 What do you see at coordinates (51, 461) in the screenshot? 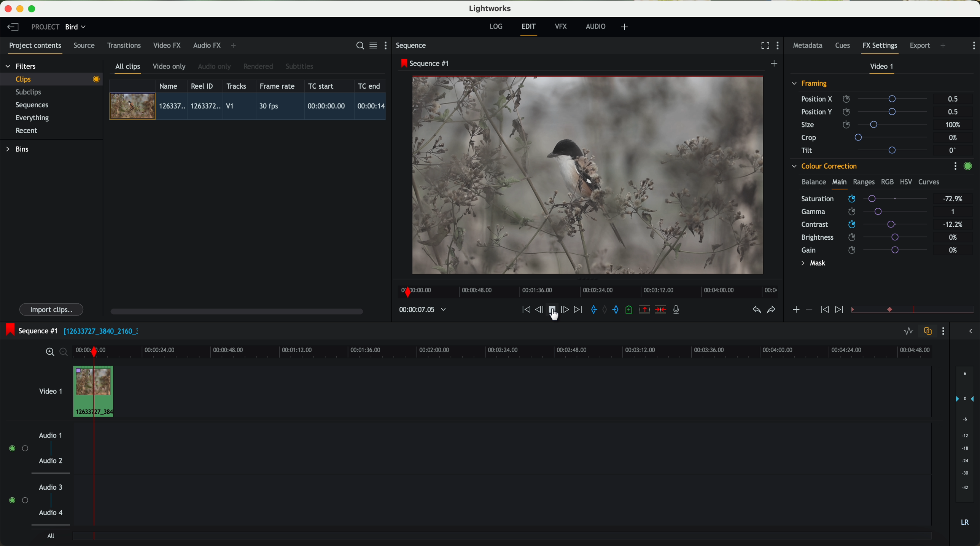
I see `audio 2` at bounding box center [51, 461].